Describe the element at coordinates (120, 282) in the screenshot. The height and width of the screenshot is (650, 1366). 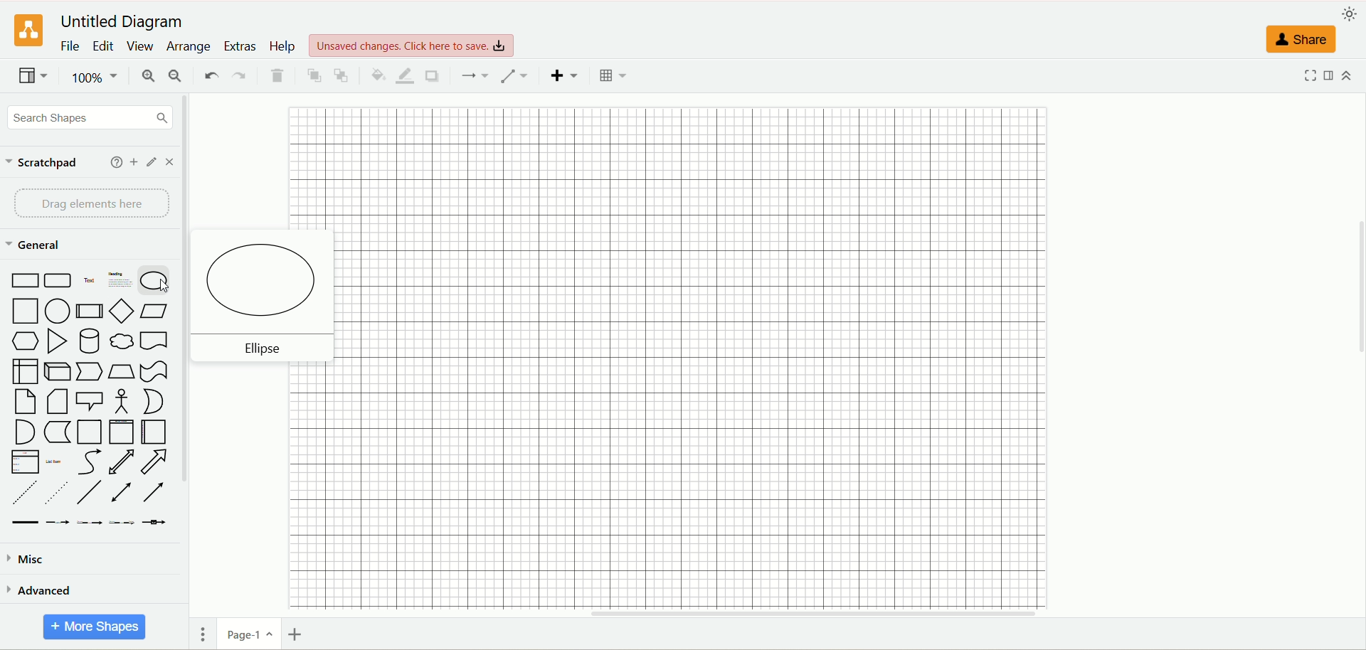
I see `textbox` at that location.